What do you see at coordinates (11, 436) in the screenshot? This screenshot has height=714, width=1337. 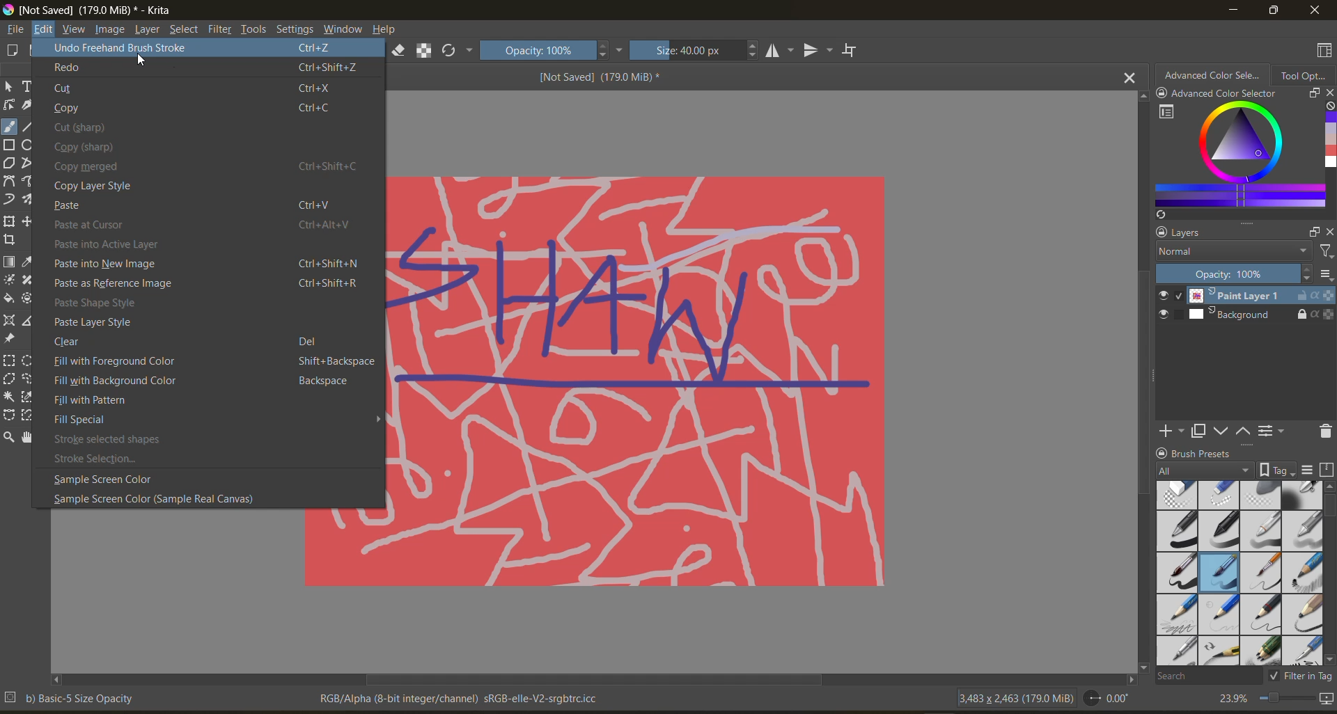 I see `zoom tool` at bounding box center [11, 436].